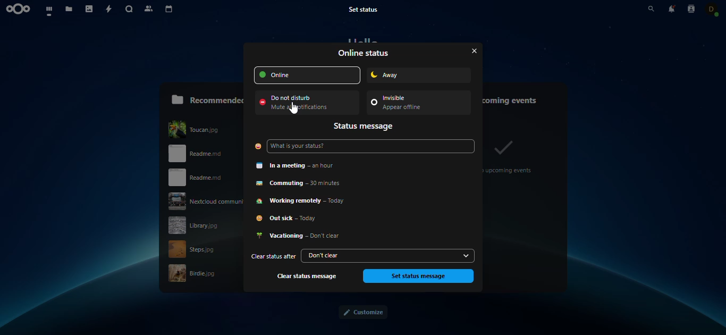 The height and width of the screenshot is (335, 726). I want to click on no upcoming events, so click(510, 155).